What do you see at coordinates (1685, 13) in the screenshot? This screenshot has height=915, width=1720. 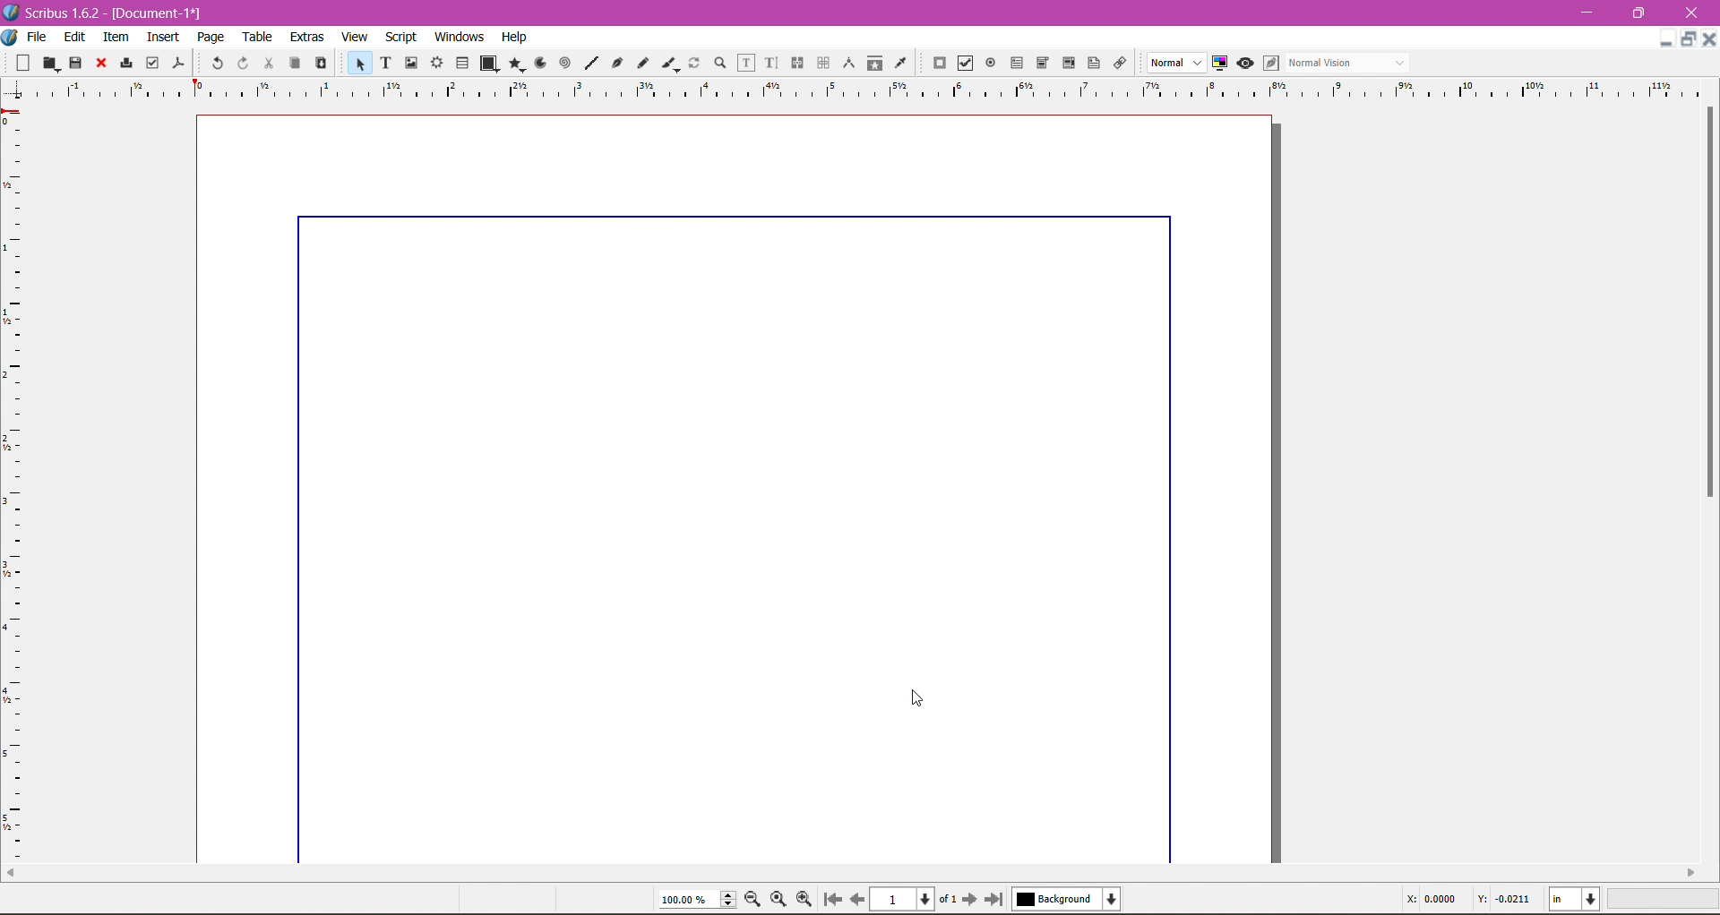 I see `Close` at bounding box center [1685, 13].